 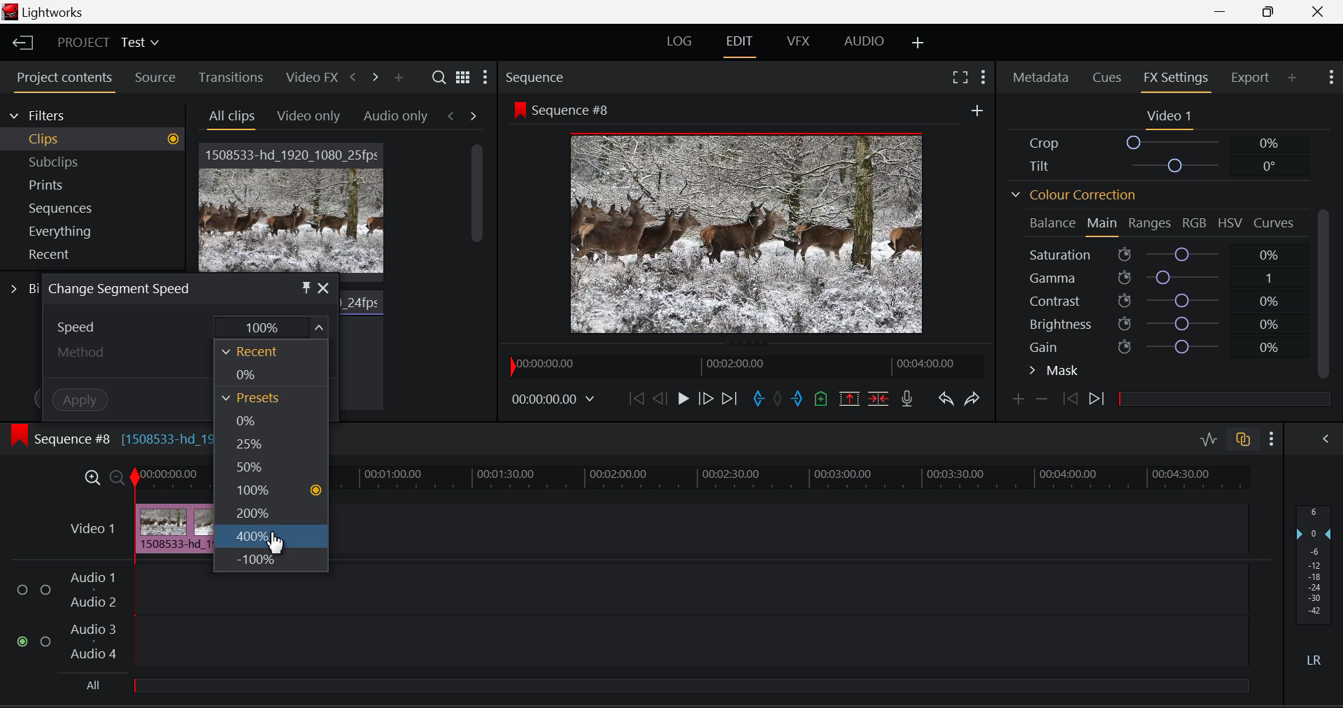 What do you see at coordinates (97, 257) in the screenshot?
I see `Recent` at bounding box center [97, 257].